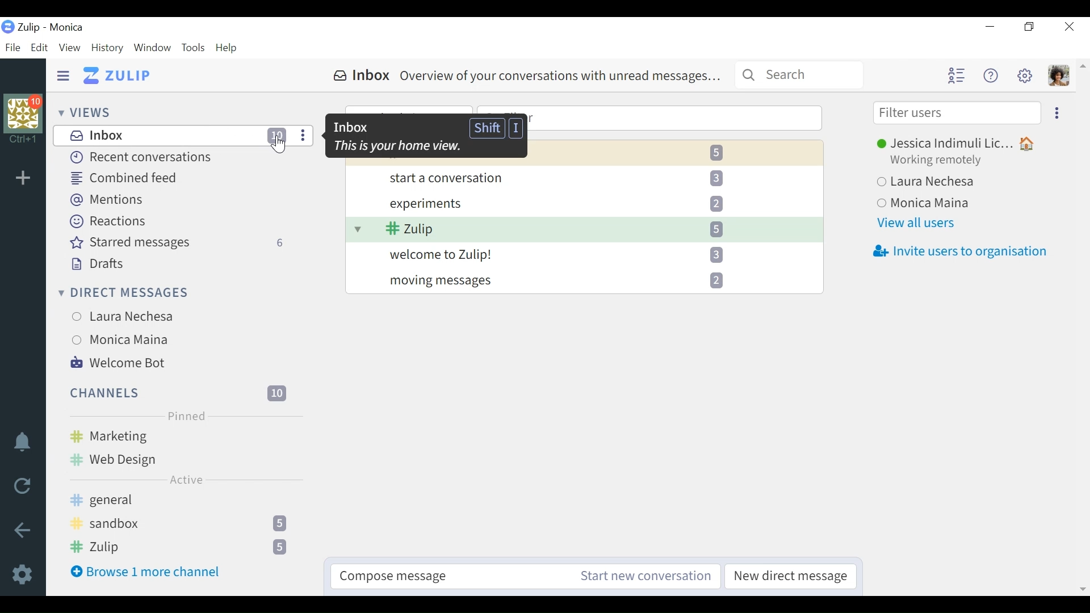 The height and width of the screenshot is (613, 1090). What do you see at coordinates (280, 146) in the screenshot?
I see `Cursor` at bounding box center [280, 146].